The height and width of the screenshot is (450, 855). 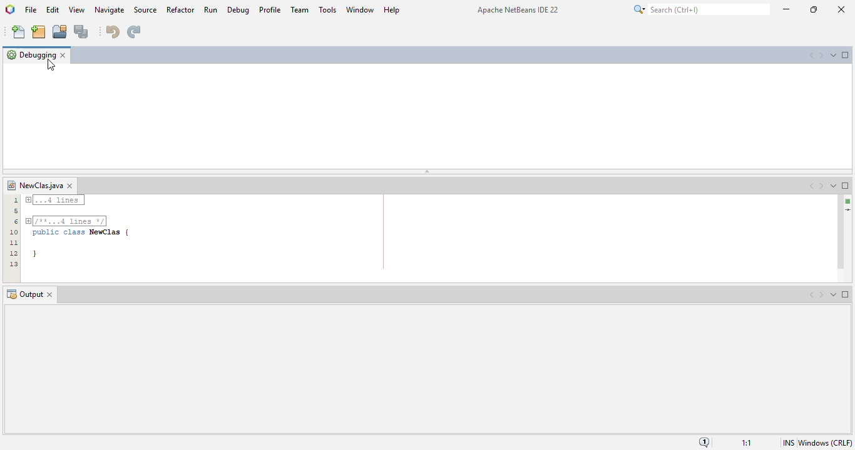 I want to click on cursor, so click(x=51, y=66).